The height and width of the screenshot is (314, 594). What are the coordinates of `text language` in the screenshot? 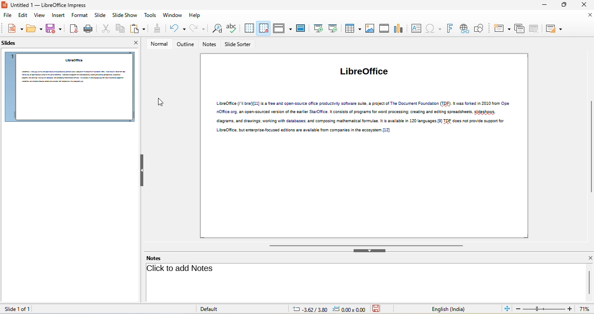 It's located at (448, 308).